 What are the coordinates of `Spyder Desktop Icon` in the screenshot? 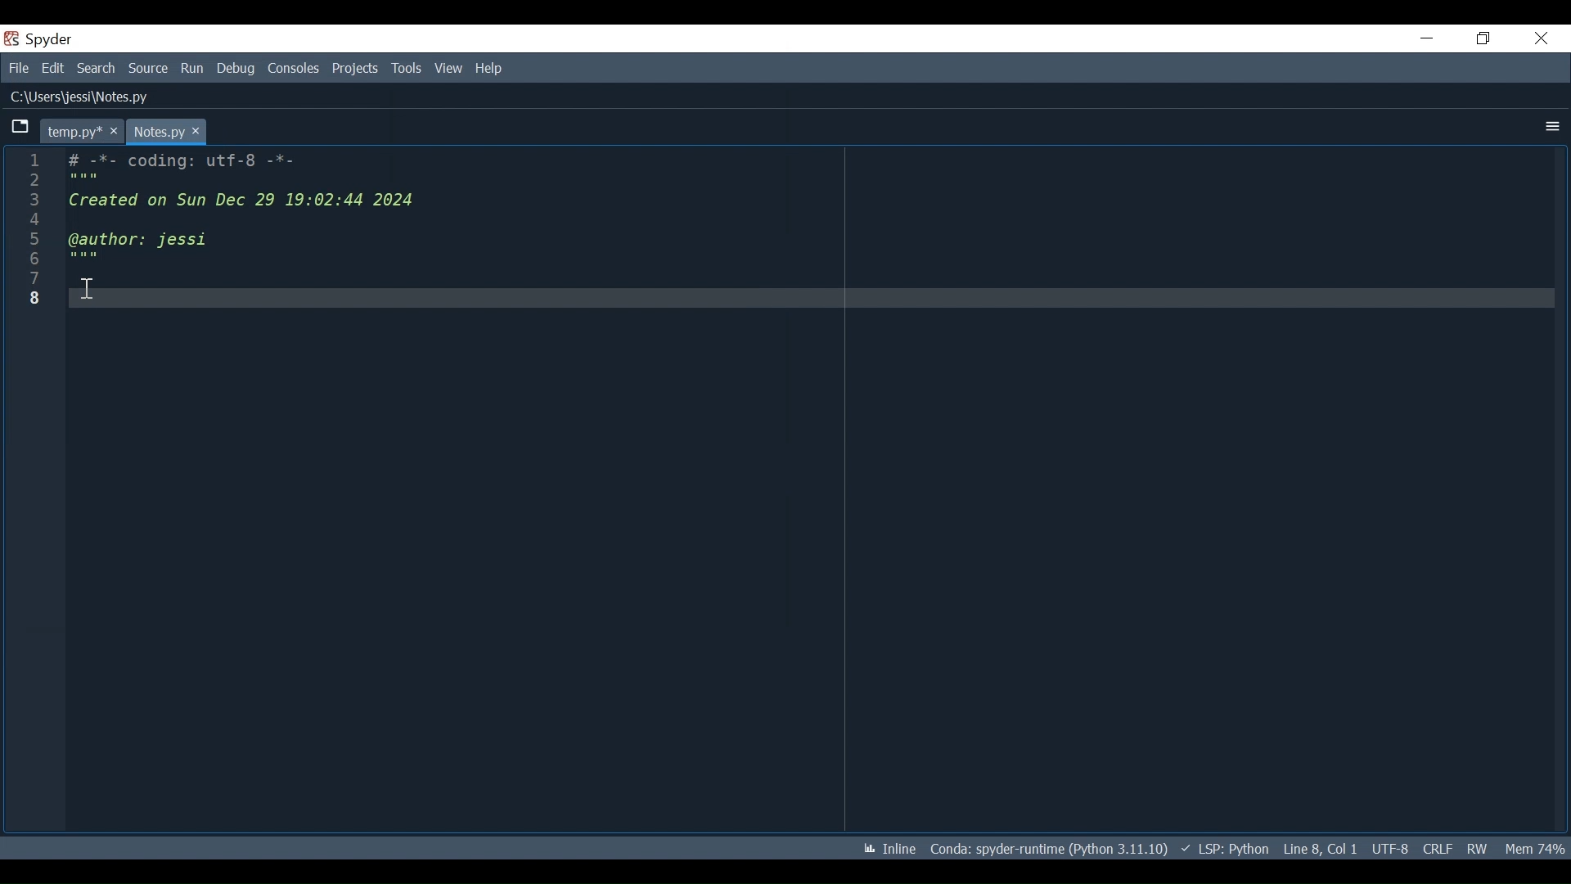 It's located at (10, 39).